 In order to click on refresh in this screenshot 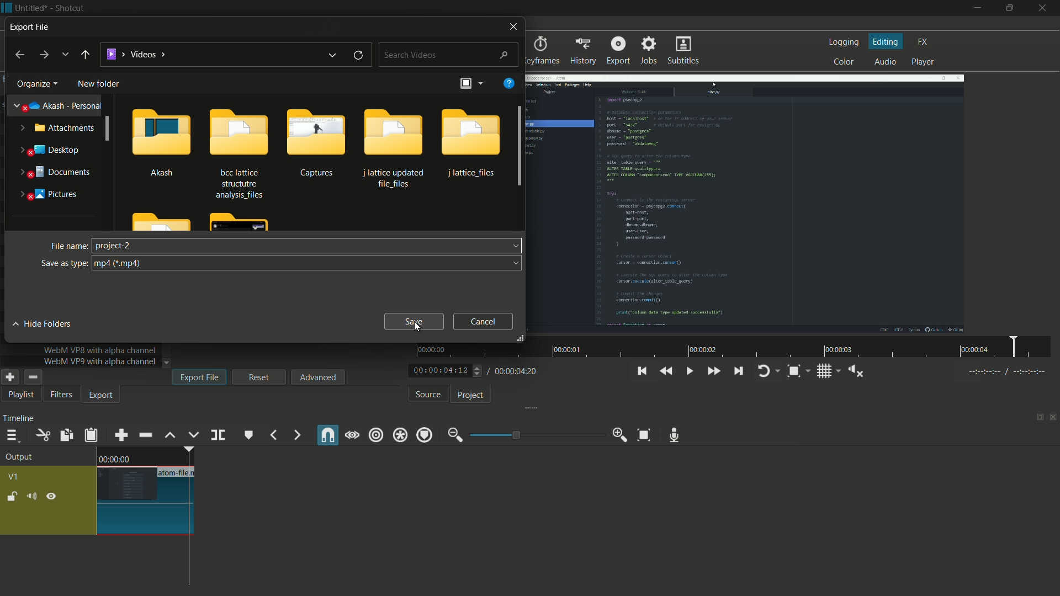, I will do `click(358, 56)`.